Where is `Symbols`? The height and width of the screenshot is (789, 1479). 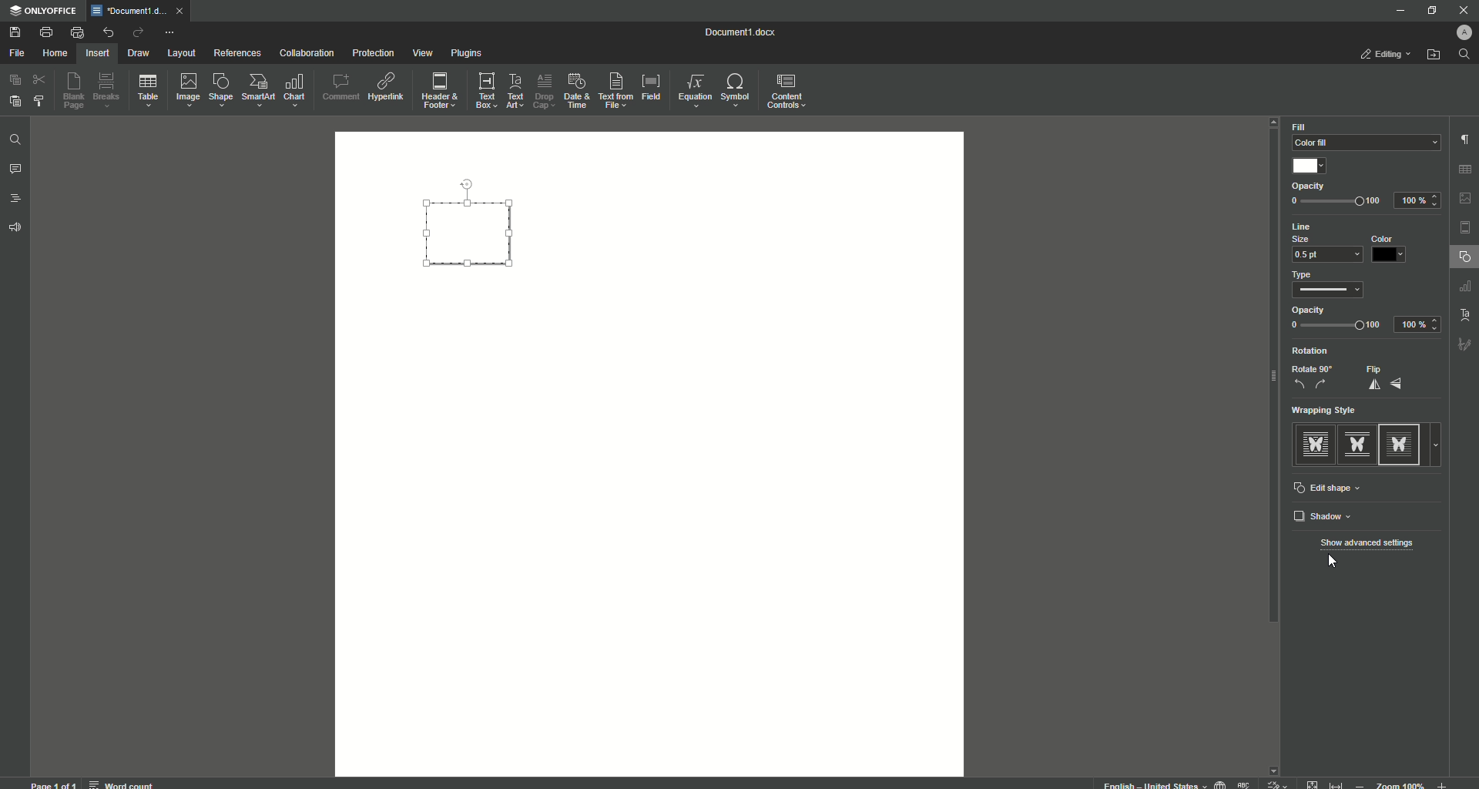
Symbols is located at coordinates (734, 90).